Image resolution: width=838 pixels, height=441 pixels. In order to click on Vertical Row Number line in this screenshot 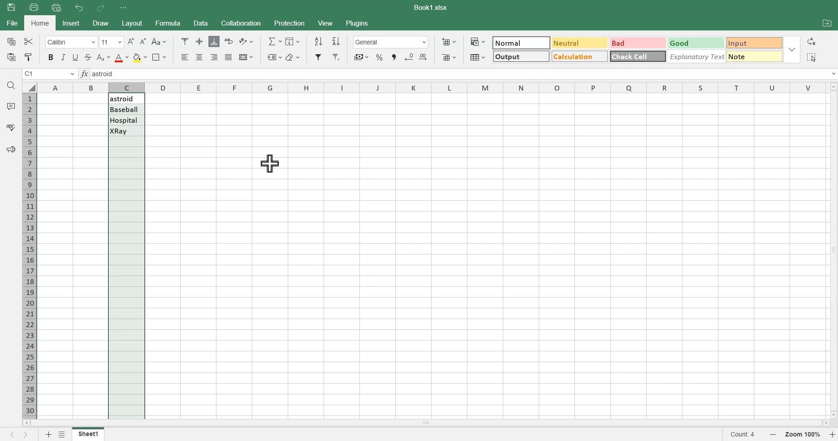, I will do `click(29, 254)`.